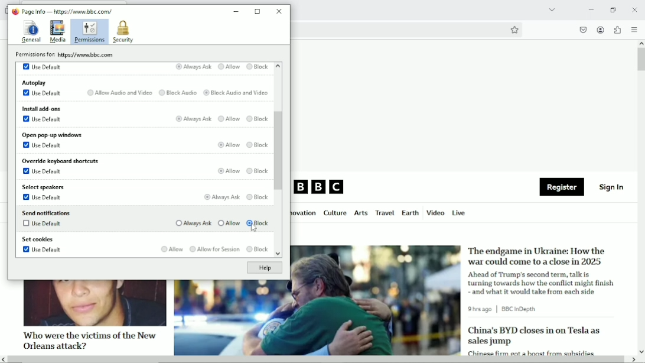 This screenshot has width=645, height=363. Describe the element at coordinates (278, 66) in the screenshot. I see `scroll up` at that location.